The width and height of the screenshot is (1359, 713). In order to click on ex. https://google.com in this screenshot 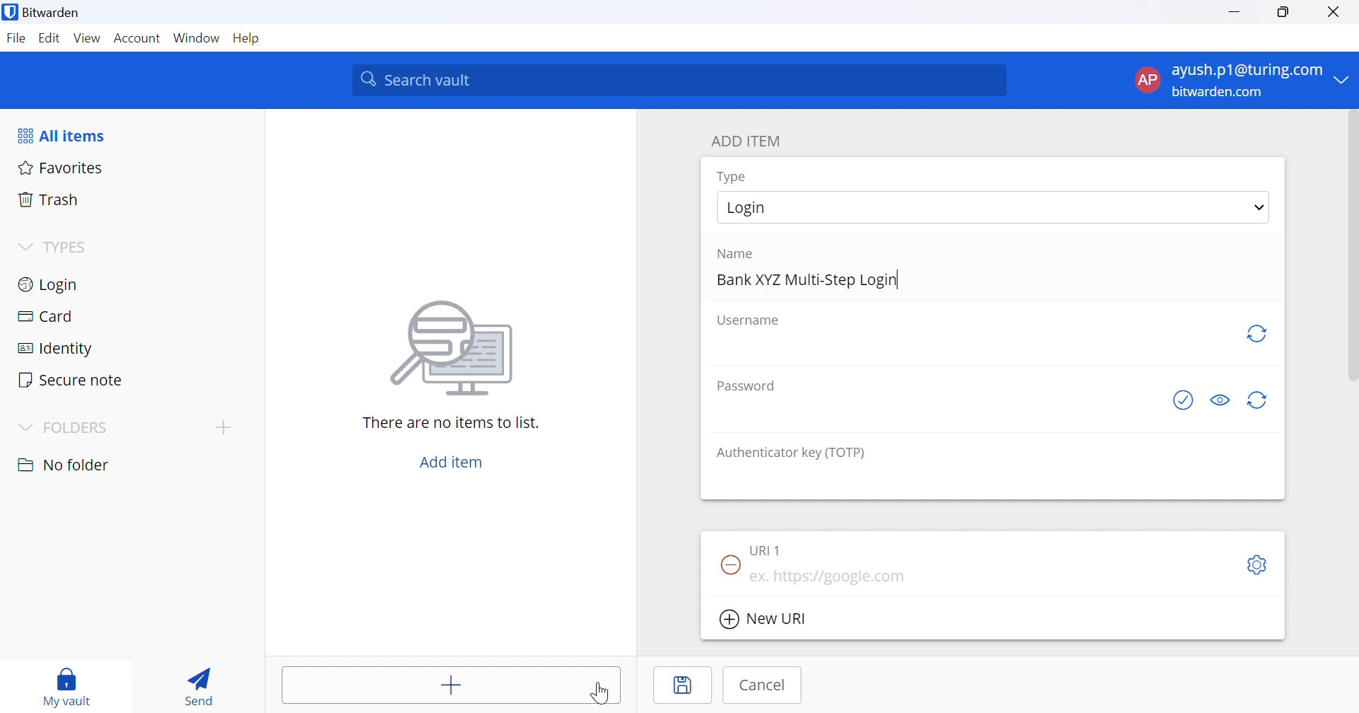, I will do `click(832, 578)`.